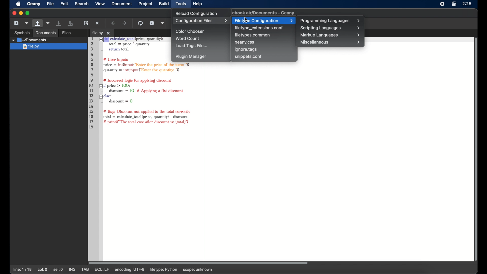  What do you see at coordinates (101, 33) in the screenshot?
I see `tab` at bounding box center [101, 33].